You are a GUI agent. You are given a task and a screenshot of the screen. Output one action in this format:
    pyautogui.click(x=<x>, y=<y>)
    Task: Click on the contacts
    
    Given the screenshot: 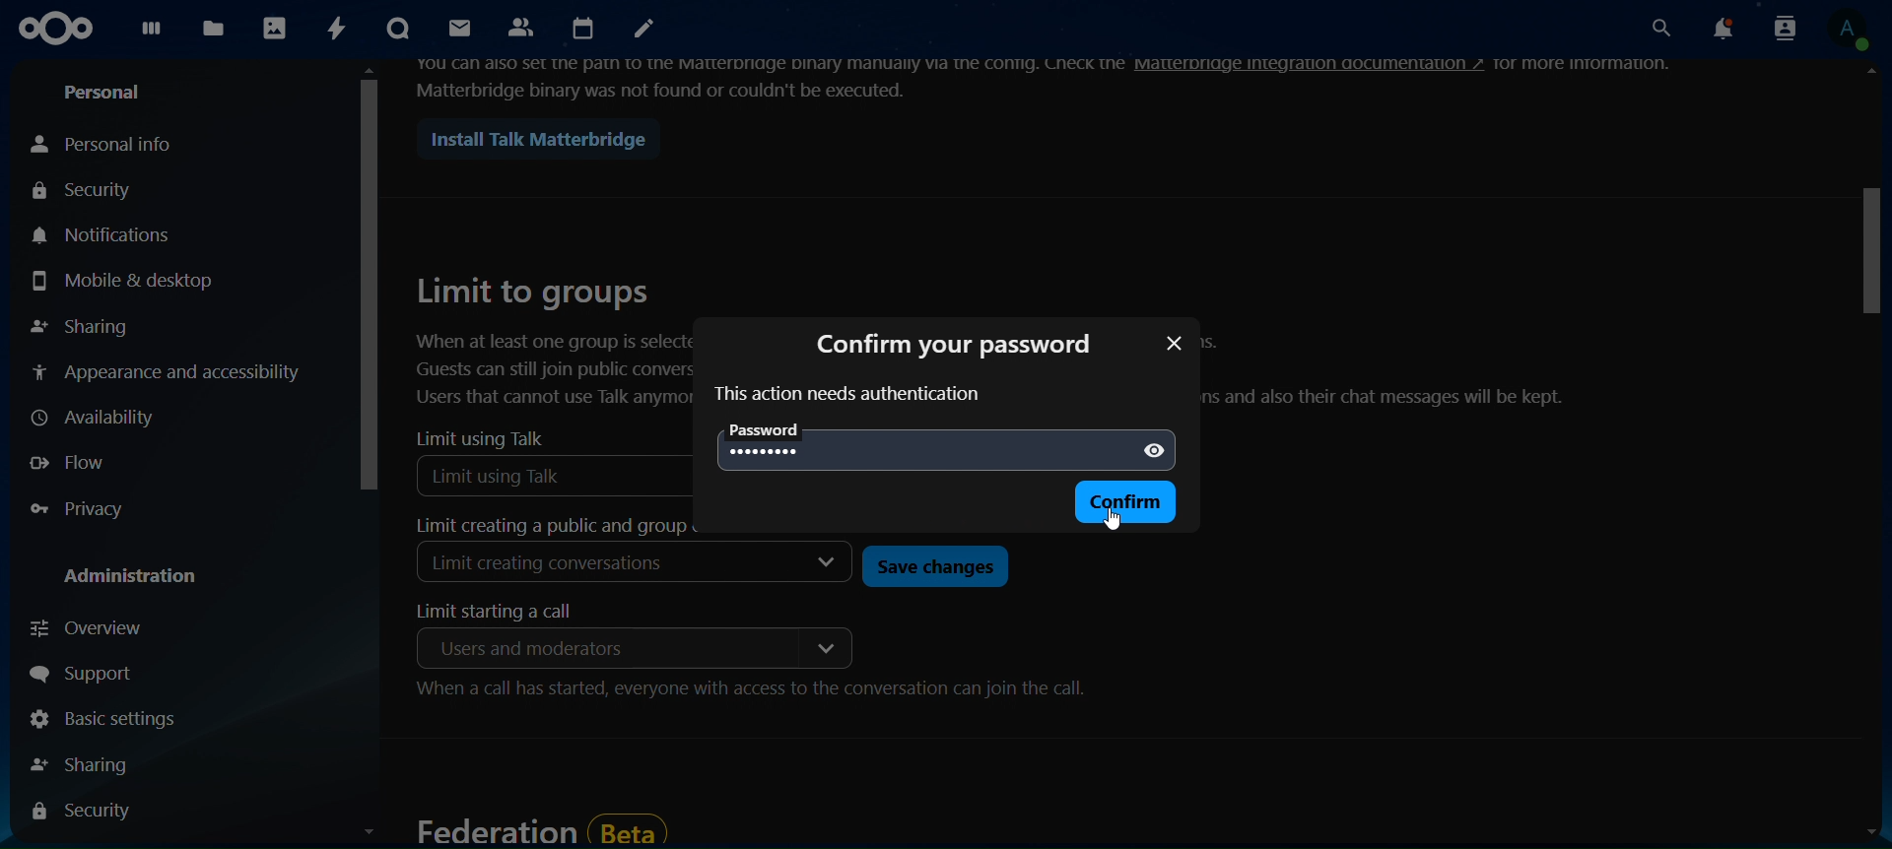 What is the action you would take?
    pyautogui.click(x=522, y=26)
    